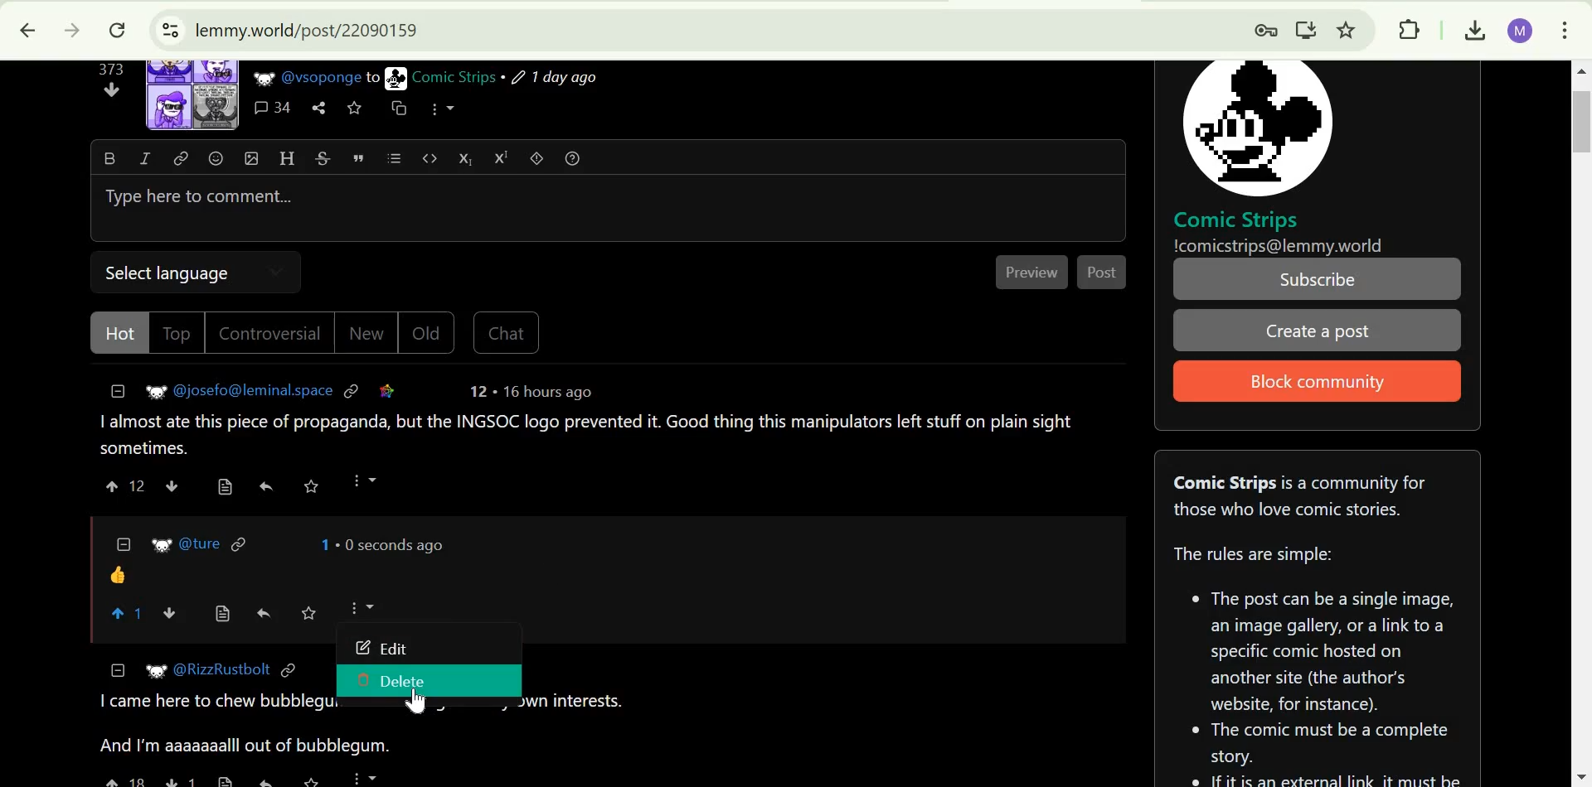 The width and height of the screenshot is (1592, 787). I want to click on share, so click(265, 778).